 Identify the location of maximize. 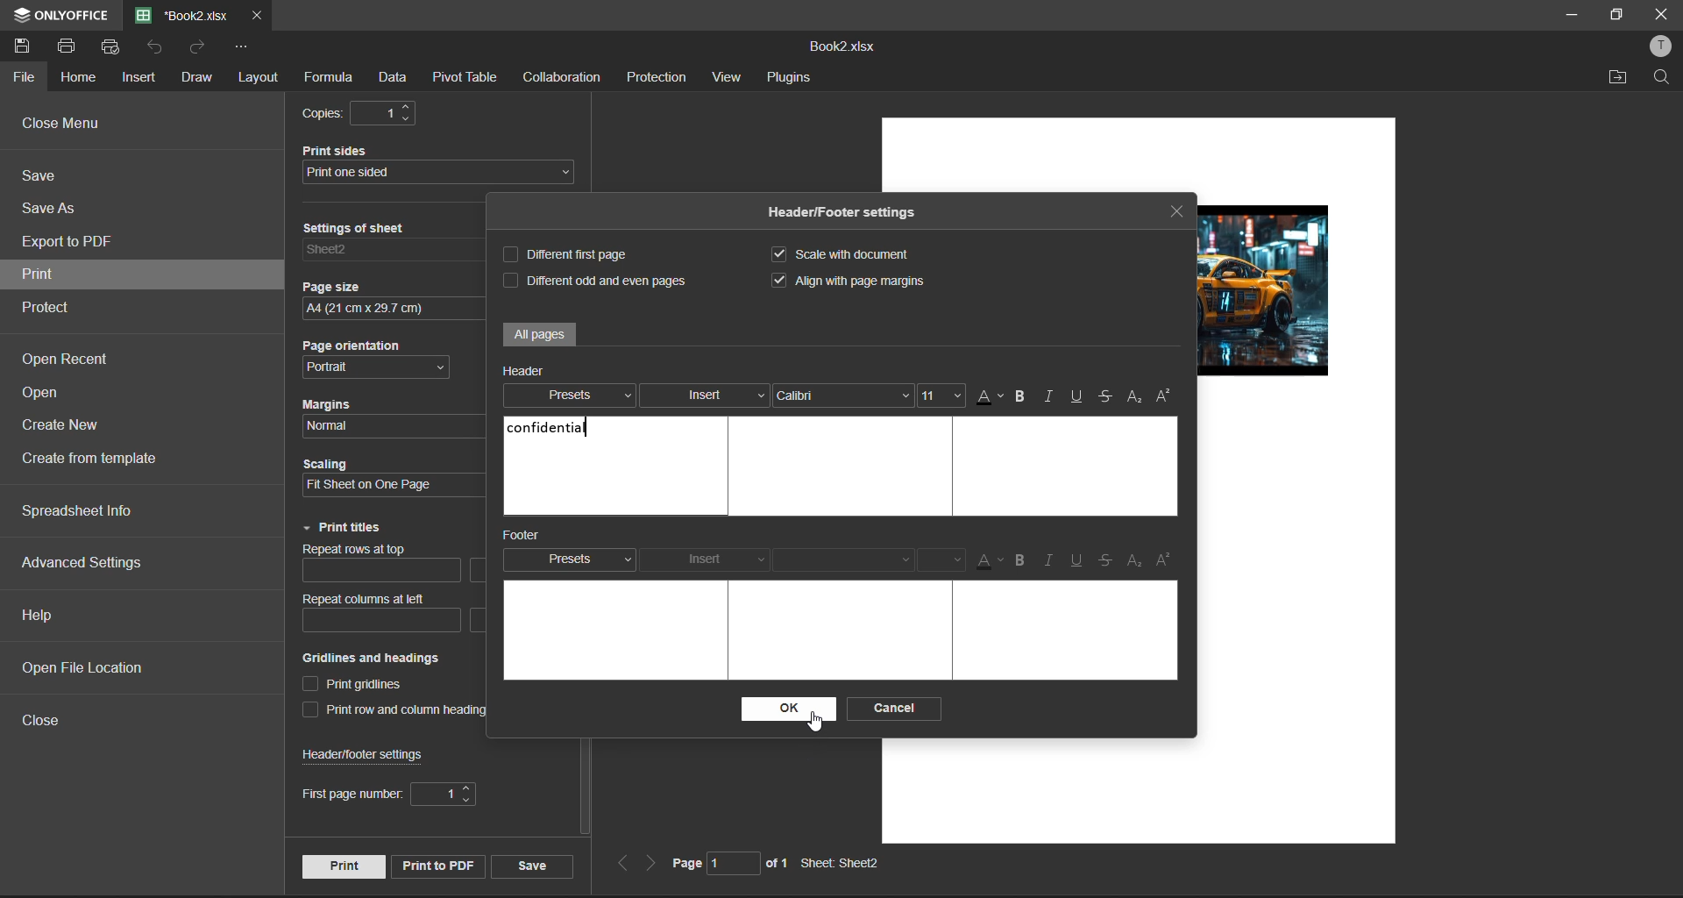
(1616, 15).